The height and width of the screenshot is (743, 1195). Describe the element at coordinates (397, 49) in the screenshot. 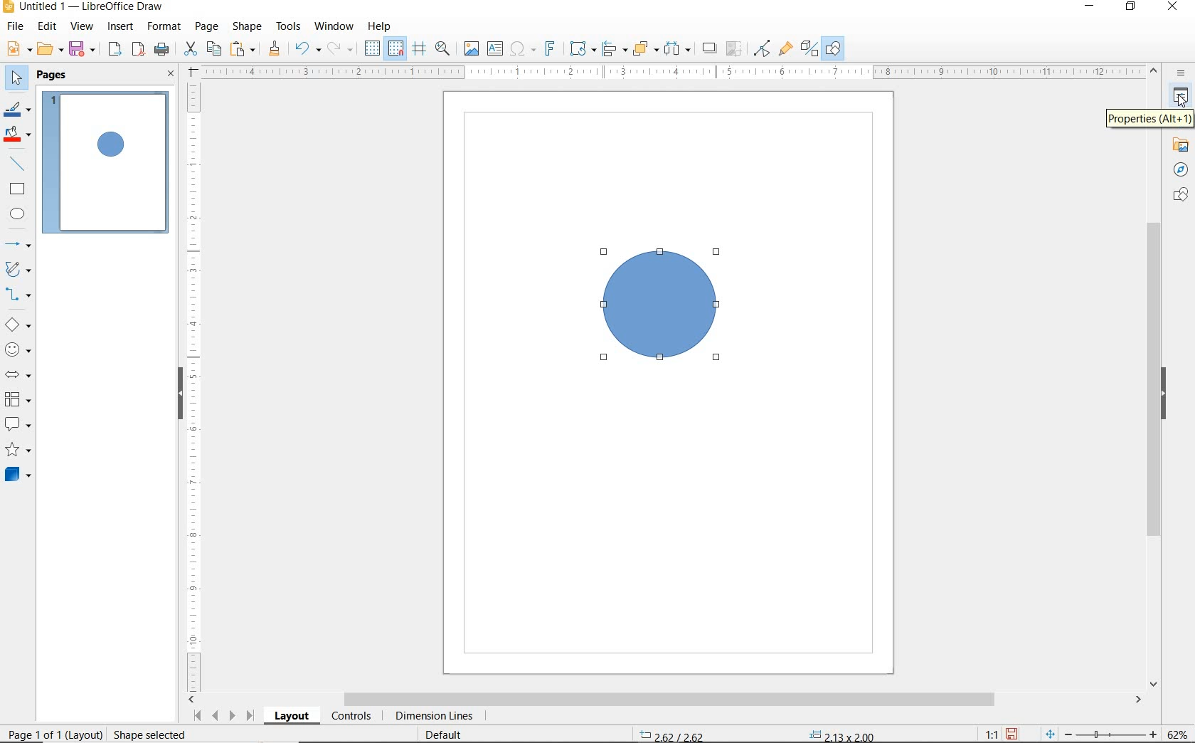

I see `SNAP TO GRID` at that location.